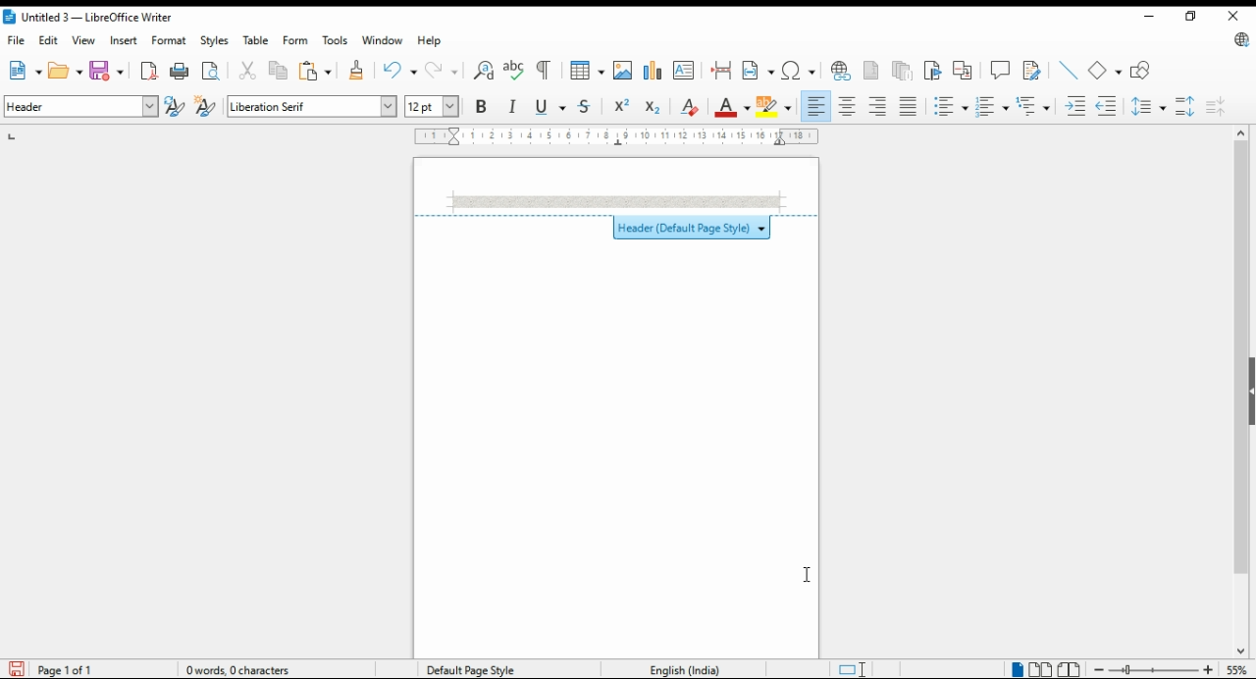 The image size is (1256, 679). Describe the element at coordinates (1034, 69) in the screenshot. I see `show tracker changes functions` at that location.